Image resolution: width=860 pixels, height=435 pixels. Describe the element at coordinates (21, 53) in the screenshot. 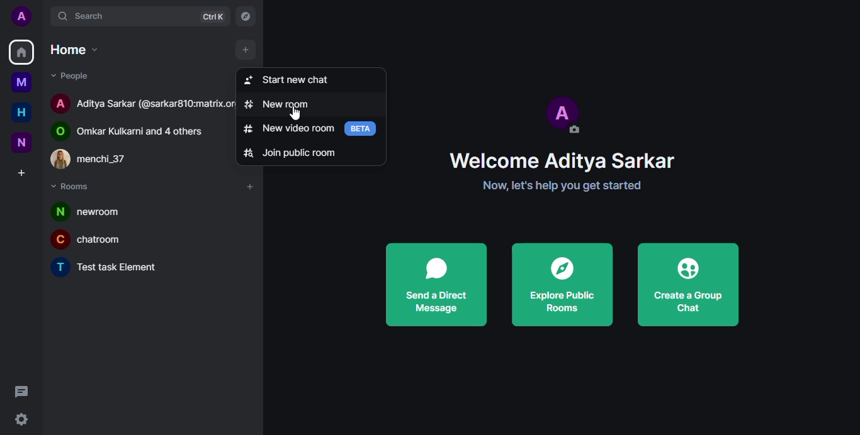

I see `home` at that location.